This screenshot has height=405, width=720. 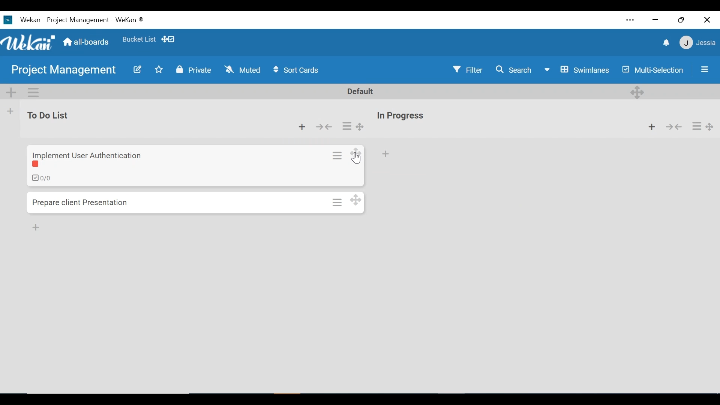 I want to click on Desktop drag handles, so click(x=709, y=126).